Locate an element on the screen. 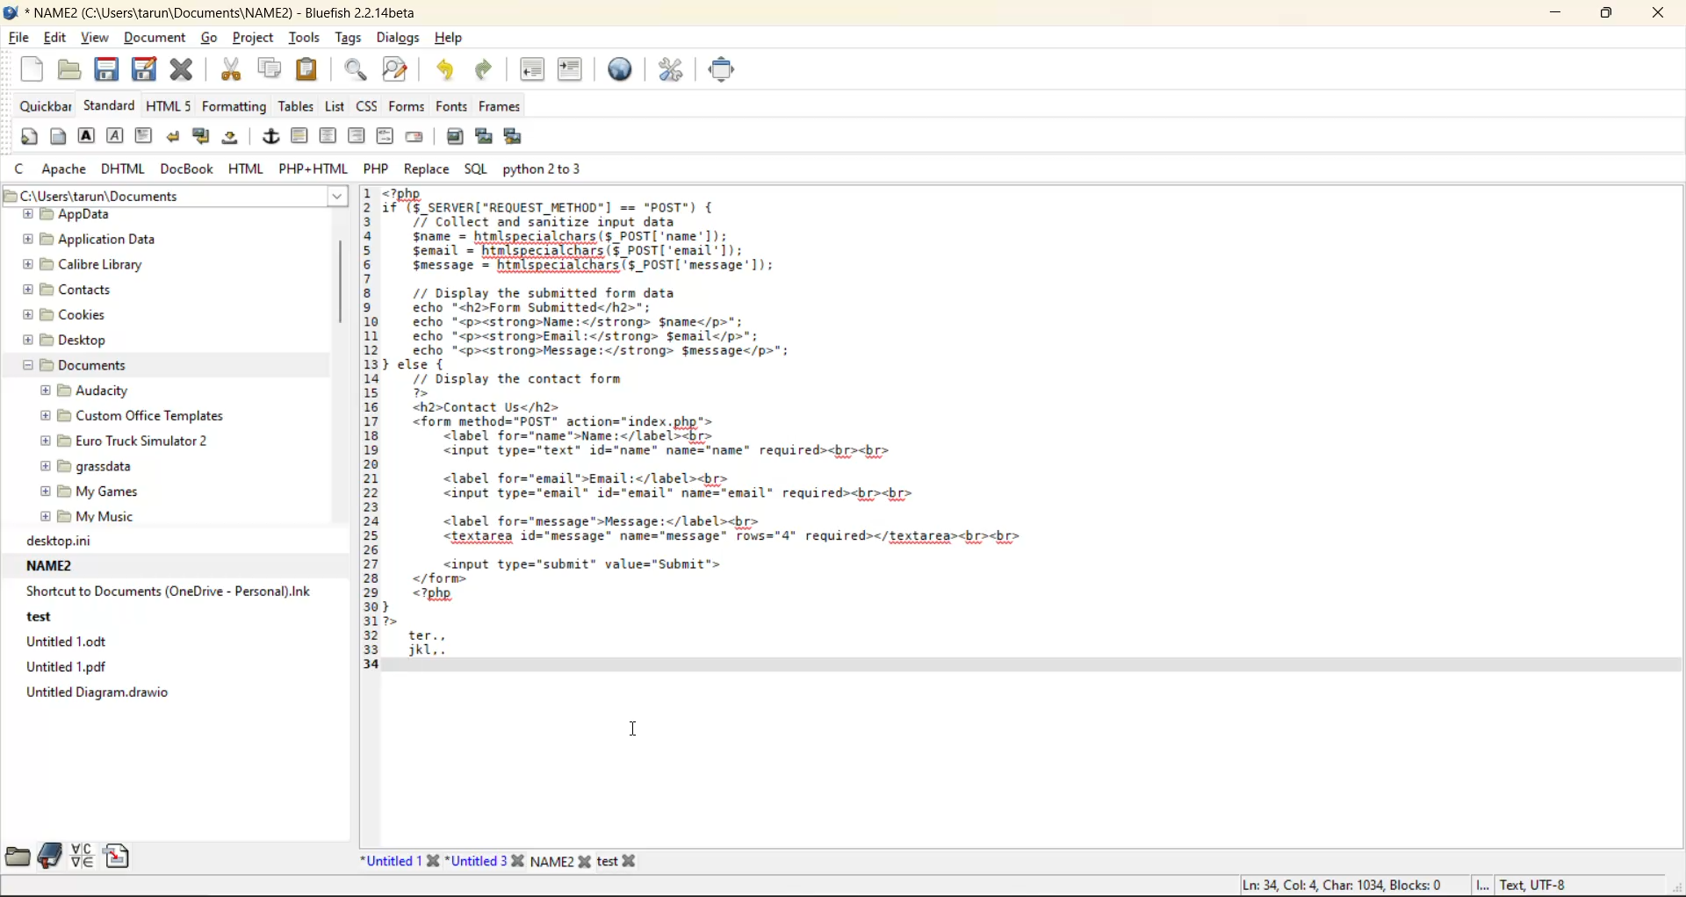 The image size is (1686, 897). insert image is located at coordinates (459, 138).